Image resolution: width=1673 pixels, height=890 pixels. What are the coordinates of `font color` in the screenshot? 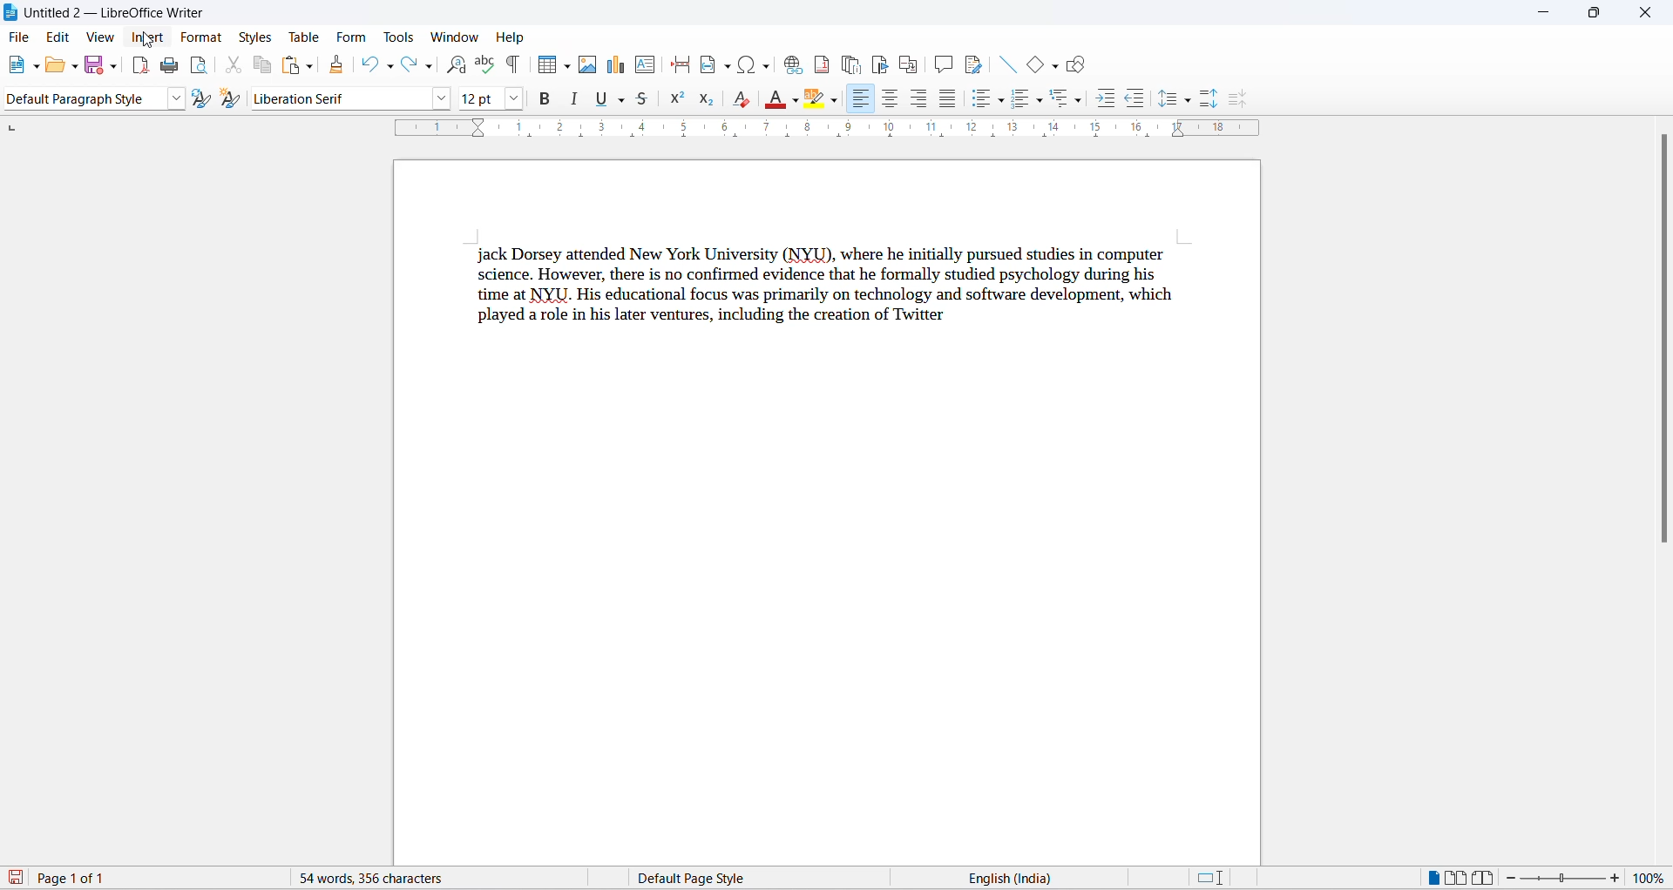 It's located at (771, 99).